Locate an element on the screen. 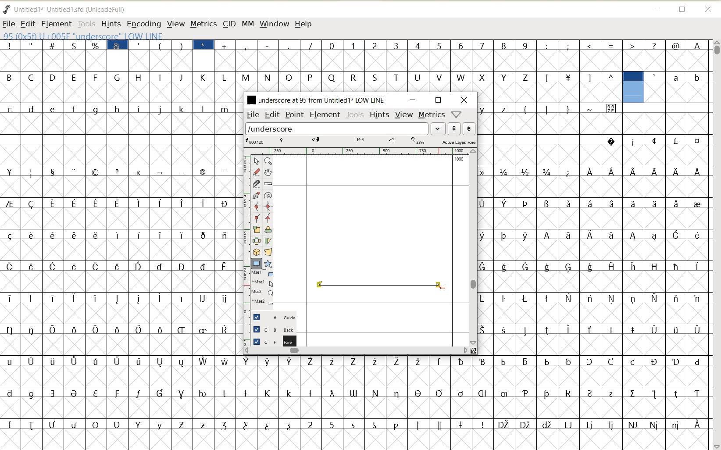 The height and width of the screenshot is (450, 721). HINTS is located at coordinates (111, 24).